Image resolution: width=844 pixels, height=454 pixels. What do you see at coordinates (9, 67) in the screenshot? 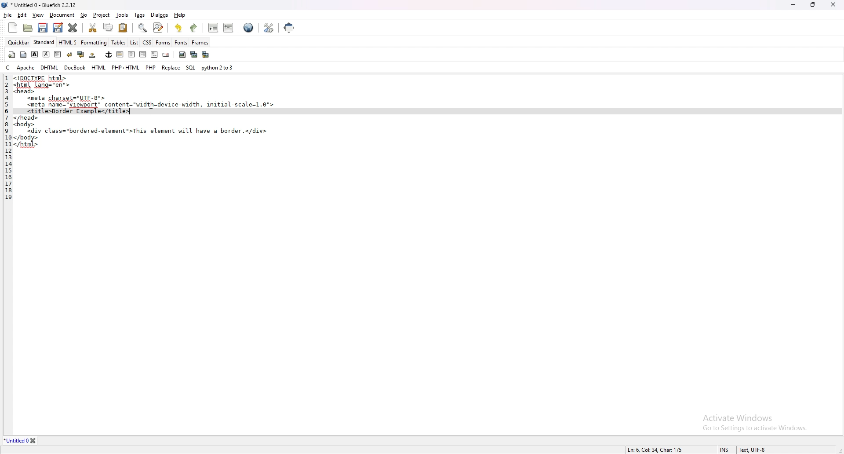
I see `c` at bounding box center [9, 67].